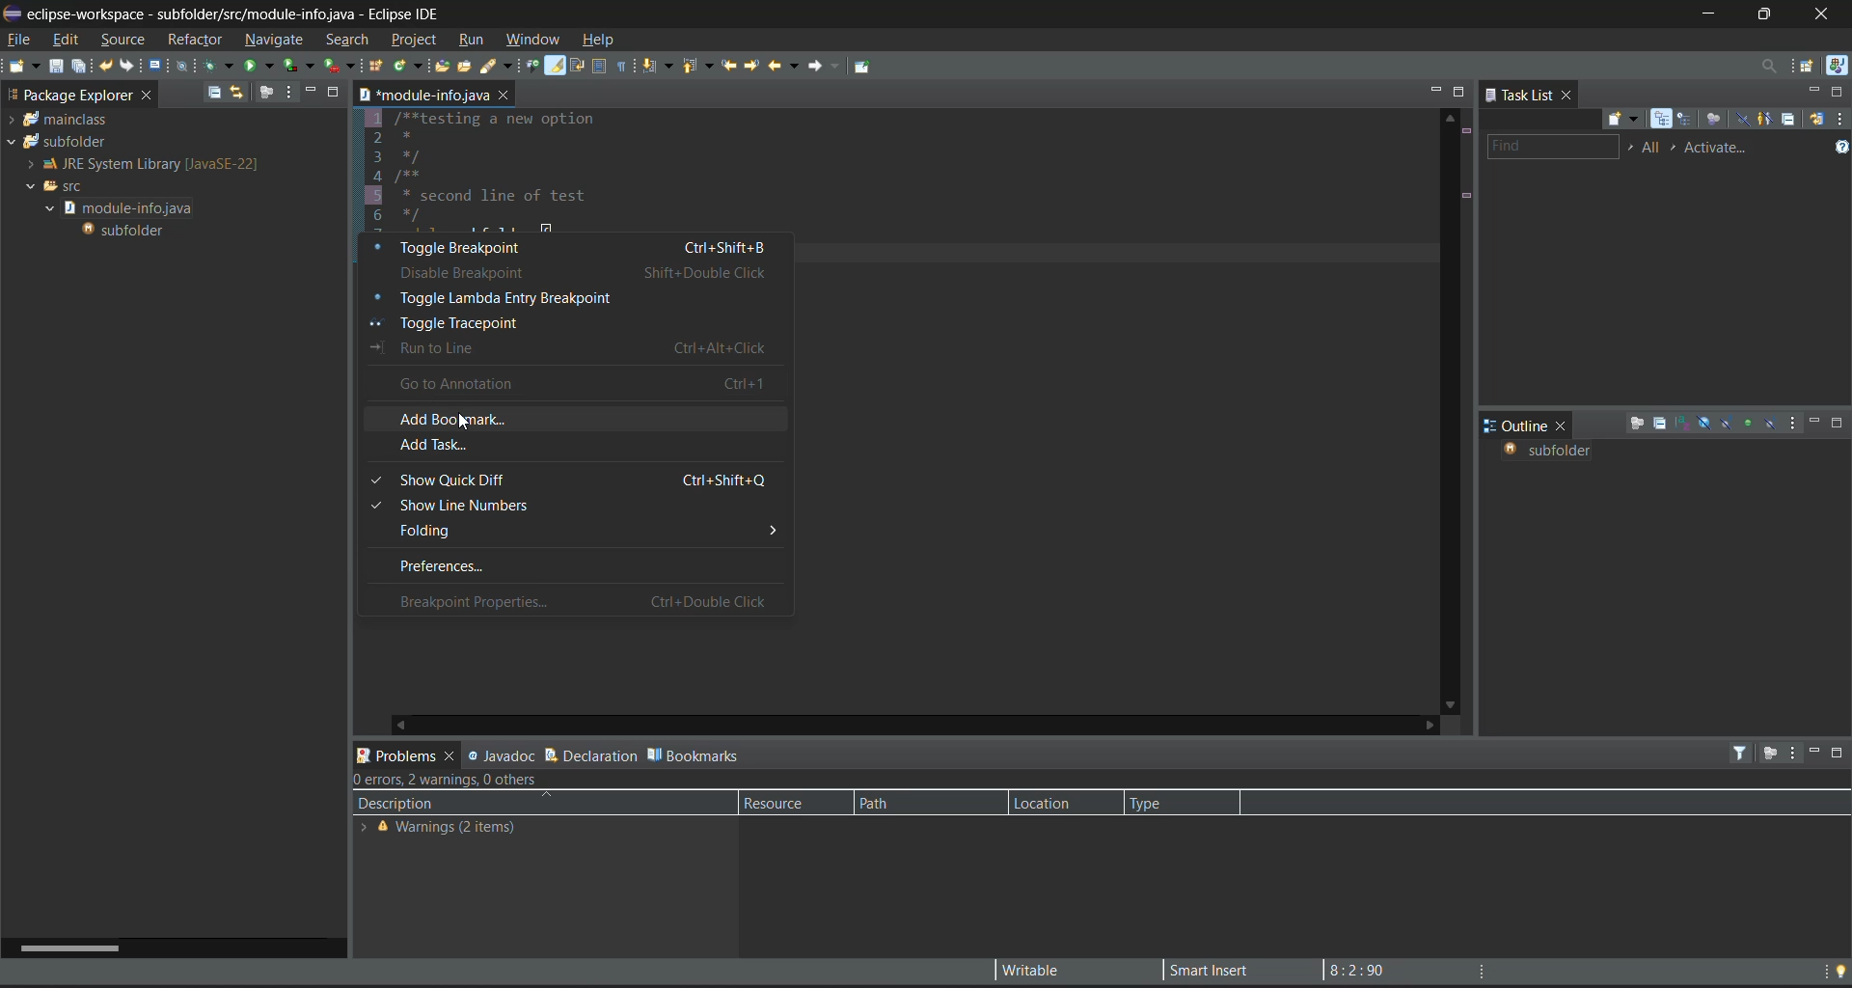  What do you see at coordinates (1678, 147) in the screenshot?
I see `select active task` at bounding box center [1678, 147].